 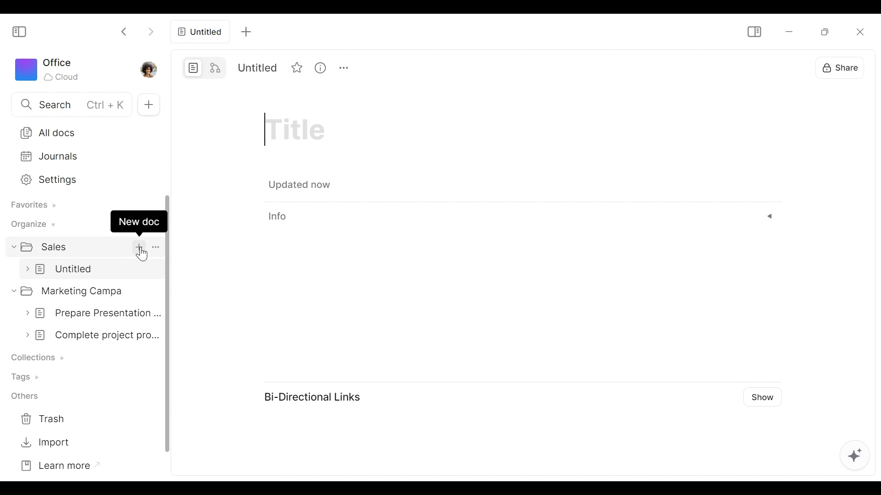 What do you see at coordinates (322, 67) in the screenshot?
I see `View Information` at bounding box center [322, 67].